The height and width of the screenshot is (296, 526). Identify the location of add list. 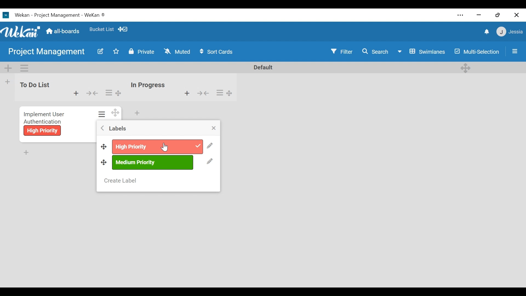
(8, 83).